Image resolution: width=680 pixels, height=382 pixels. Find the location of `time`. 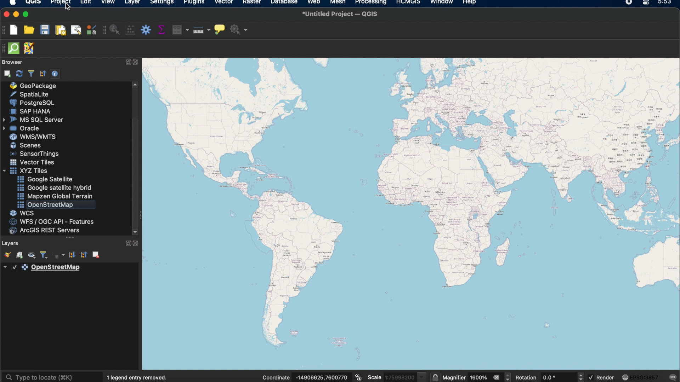

time is located at coordinates (668, 3).